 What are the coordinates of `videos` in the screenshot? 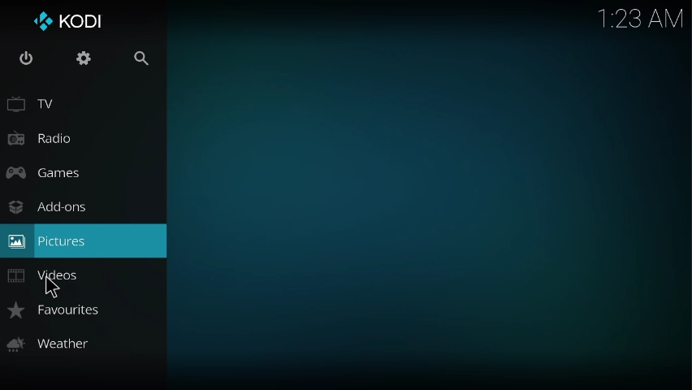 It's located at (45, 276).